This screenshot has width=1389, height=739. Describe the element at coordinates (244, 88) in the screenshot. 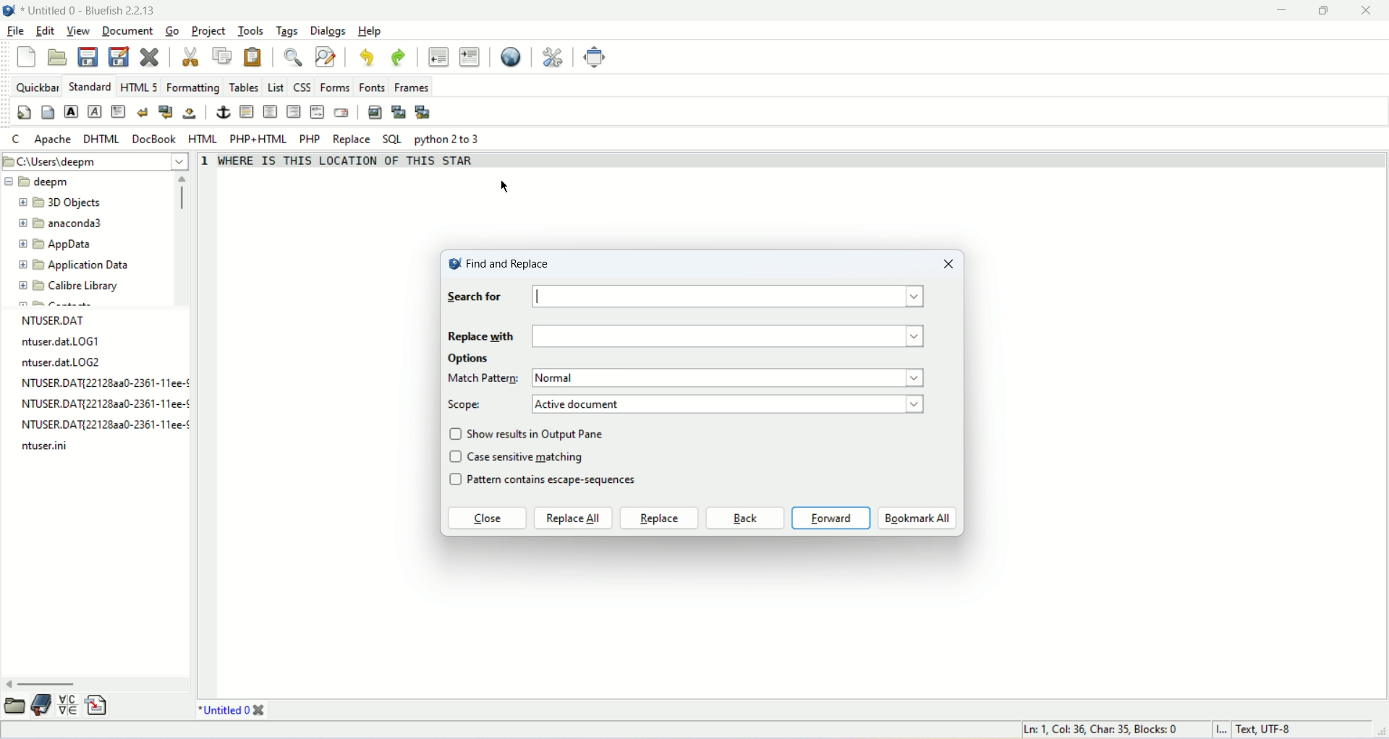

I see `tables` at that location.